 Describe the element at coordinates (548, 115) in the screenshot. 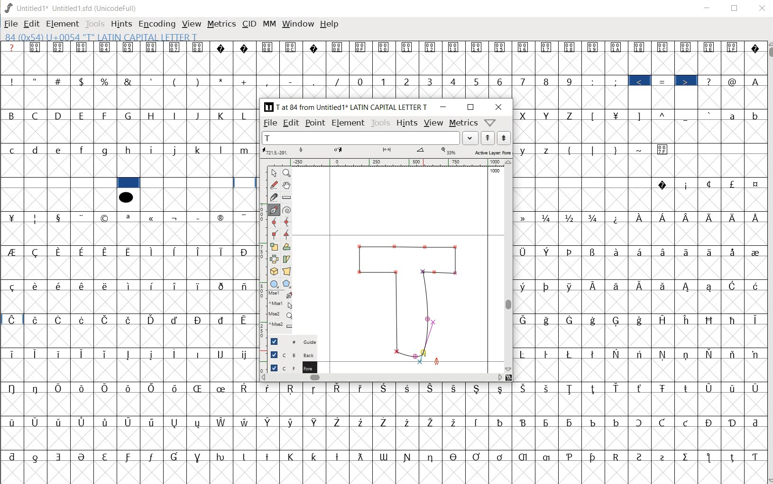

I see `Y` at that location.